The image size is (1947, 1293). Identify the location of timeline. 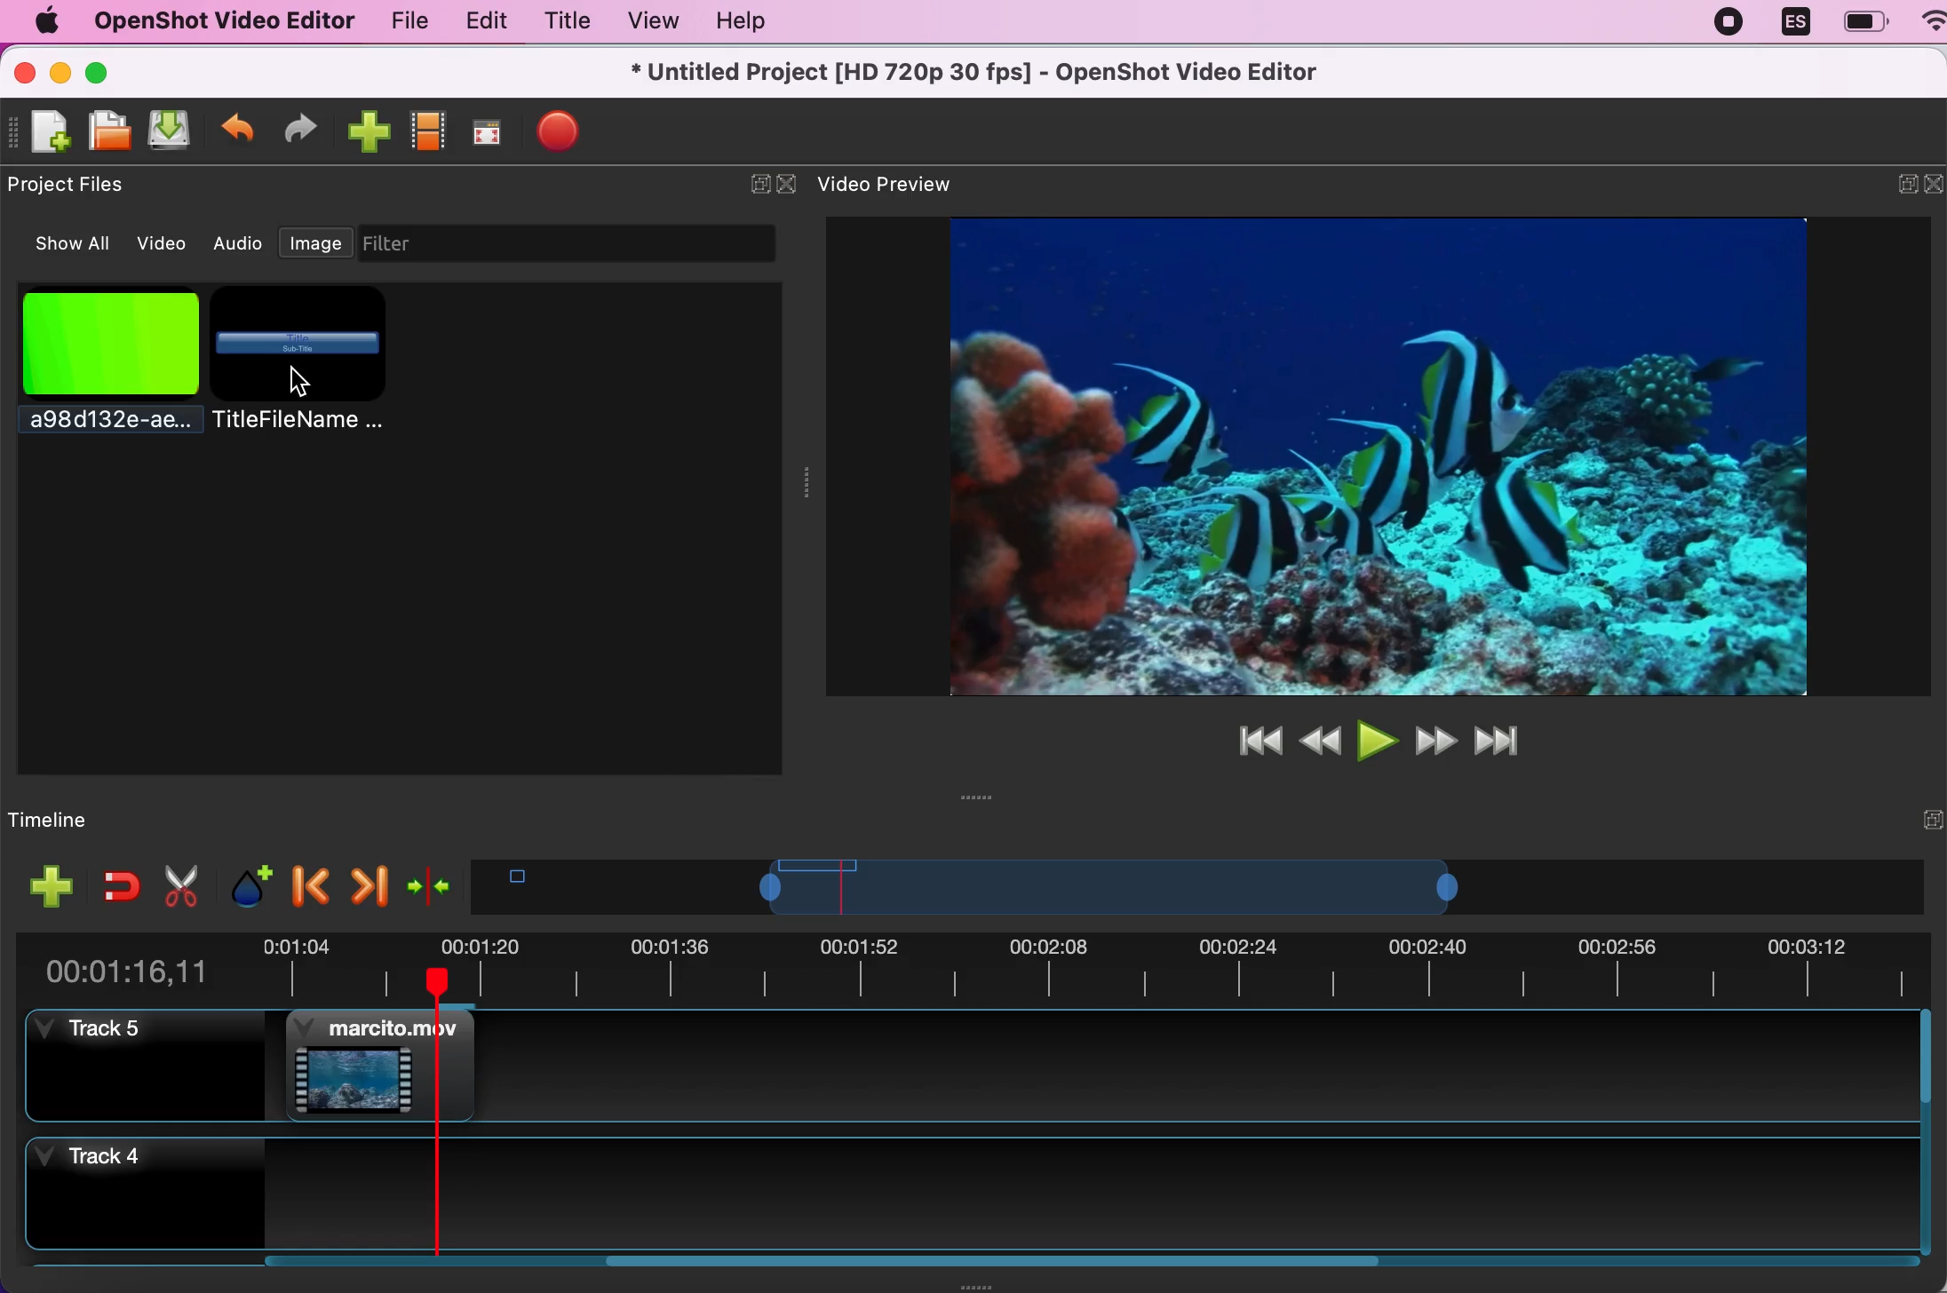
(1177, 886).